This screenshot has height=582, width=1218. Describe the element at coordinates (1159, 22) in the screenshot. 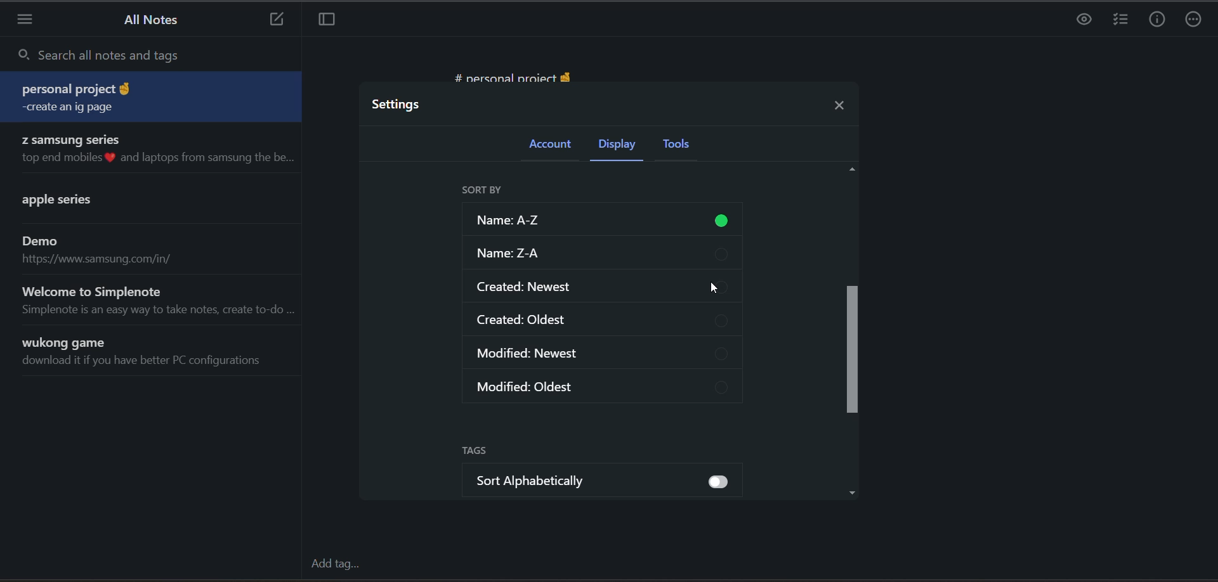

I see `info` at that location.